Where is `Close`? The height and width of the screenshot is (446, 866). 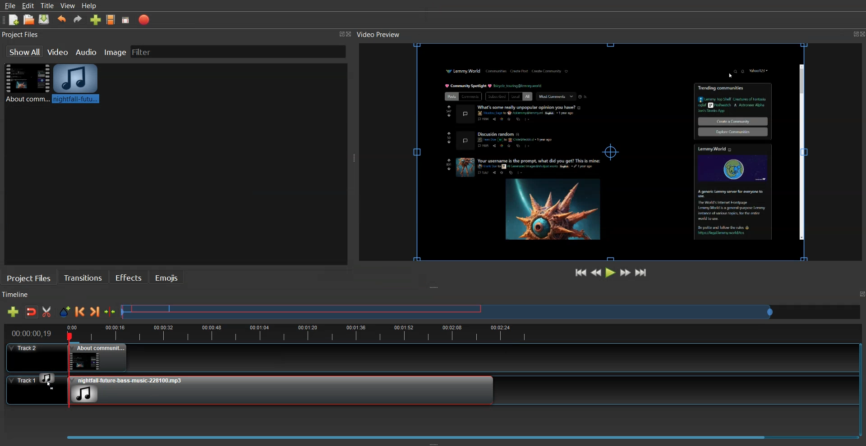
Close is located at coordinates (861, 34).